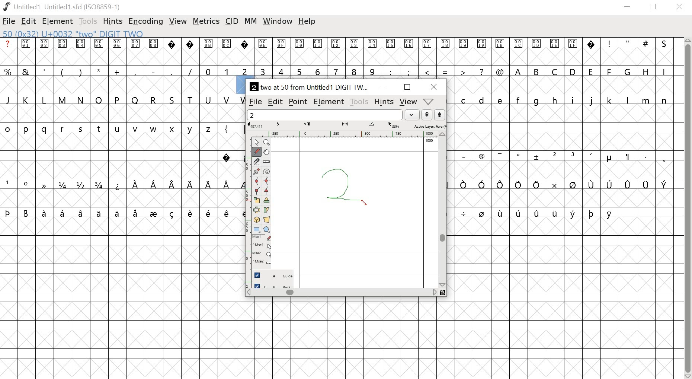  Describe the element at coordinates (267, 191) in the screenshot. I see `tangent` at that location.